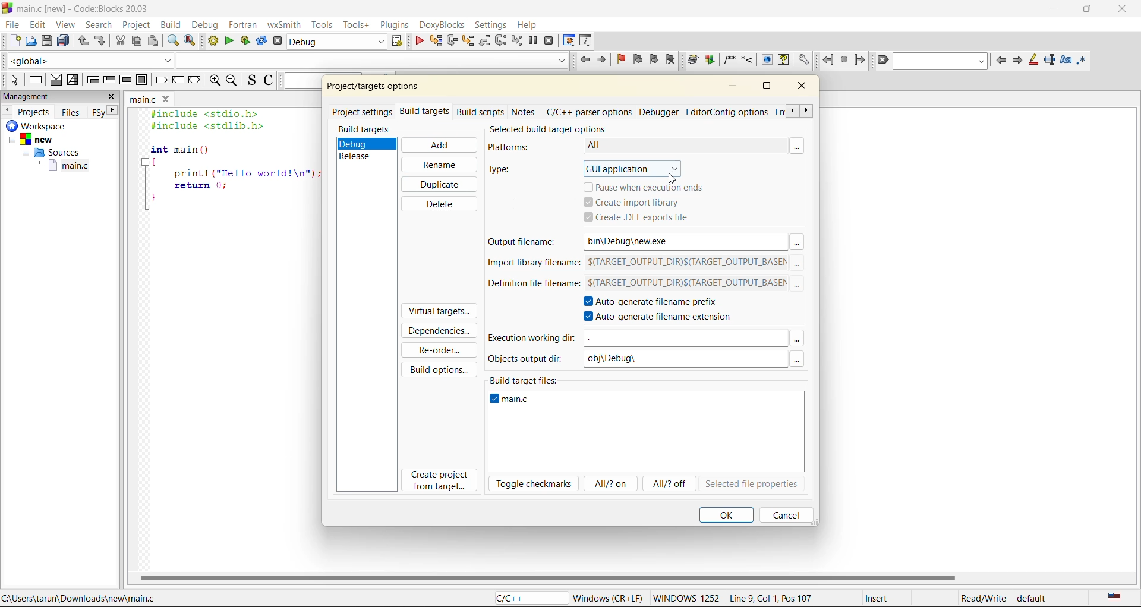  Describe the element at coordinates (230, 162) in the screenshot. I see `#include <stdio.h>

#include <stdlib.h>

int main ()

{
printf ("Hello world!\n");
return 0;

}` at that location.